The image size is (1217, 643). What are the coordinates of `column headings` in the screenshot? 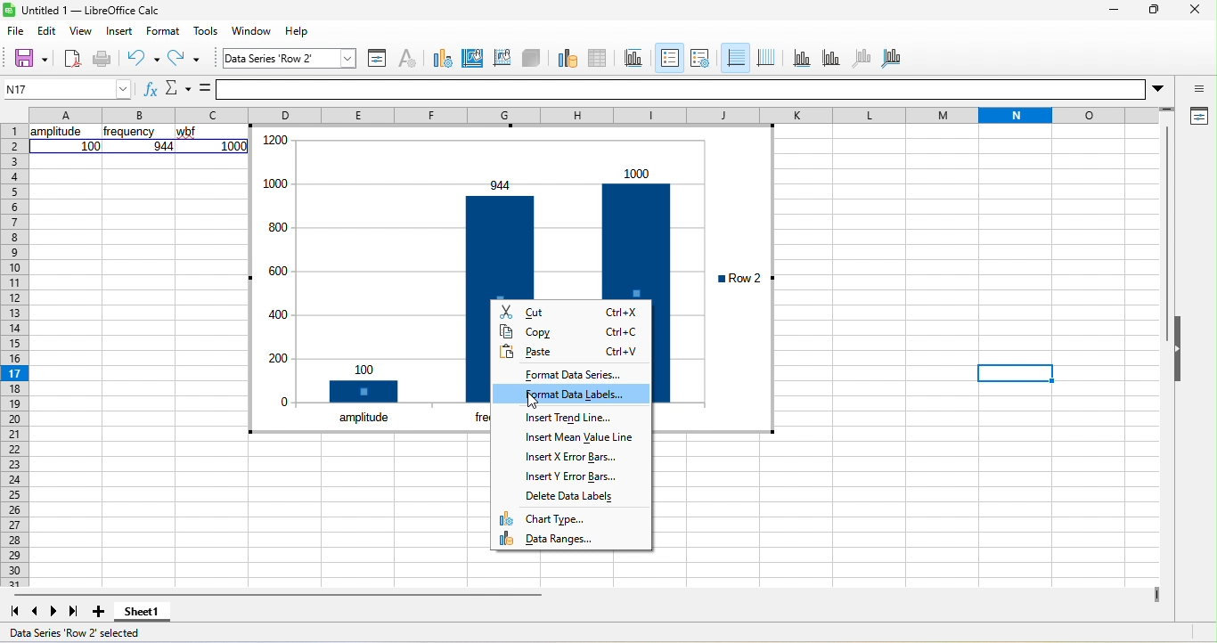 It's located at (605, 113).